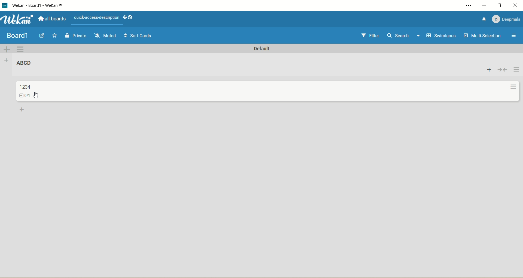 Image resolution: width=523 pixels, height=278 pixels. Describe the element at coordinates (440, 36) in the screenshot. I see `swimlane` at that location.